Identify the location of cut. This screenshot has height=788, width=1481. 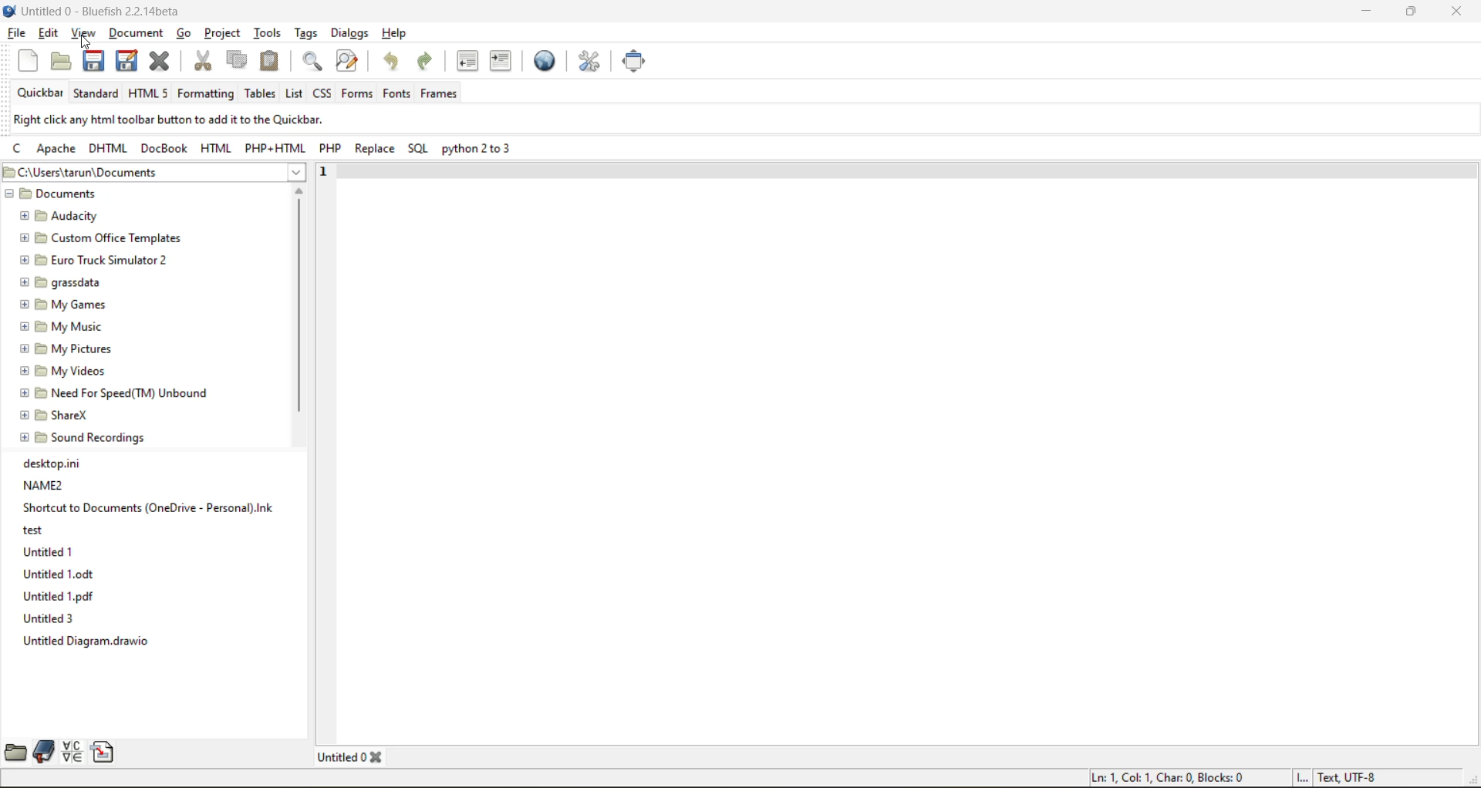
(204, 62).